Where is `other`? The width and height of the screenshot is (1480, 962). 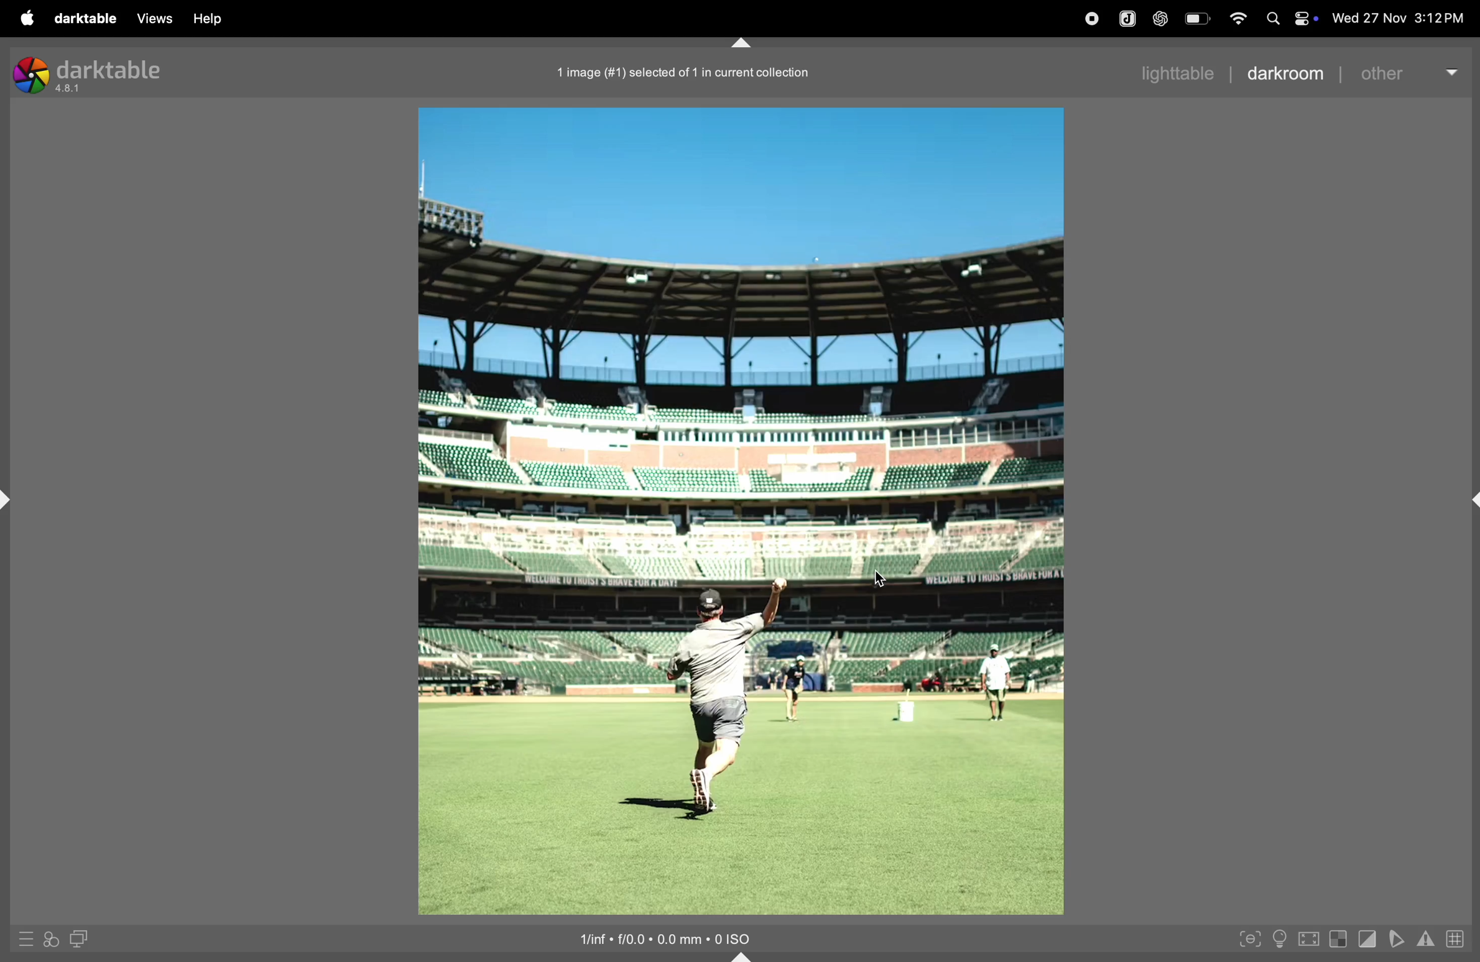 other is located at coordinates (1410, 73).